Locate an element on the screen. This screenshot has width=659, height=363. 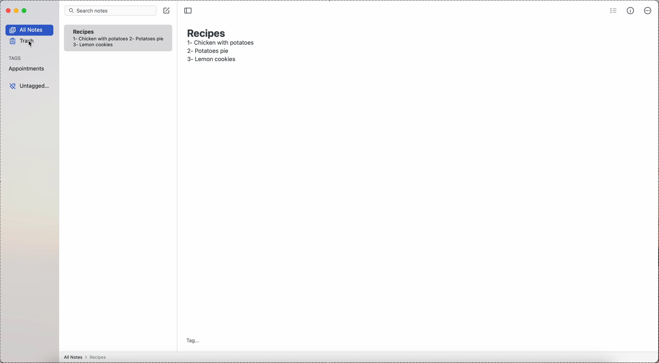
search bar is located at coordinates (109, 11).